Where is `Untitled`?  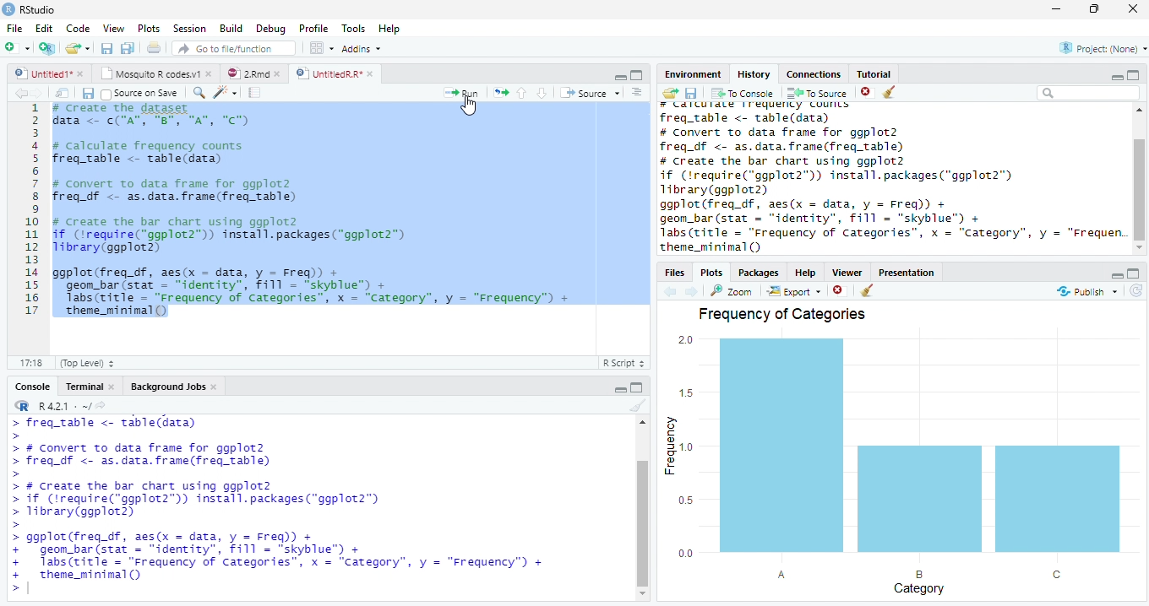 Untitled is located at coordinates (51, 74).